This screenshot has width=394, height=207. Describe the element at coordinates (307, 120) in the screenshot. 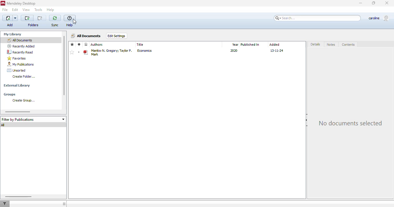

I see `hide` at that location.